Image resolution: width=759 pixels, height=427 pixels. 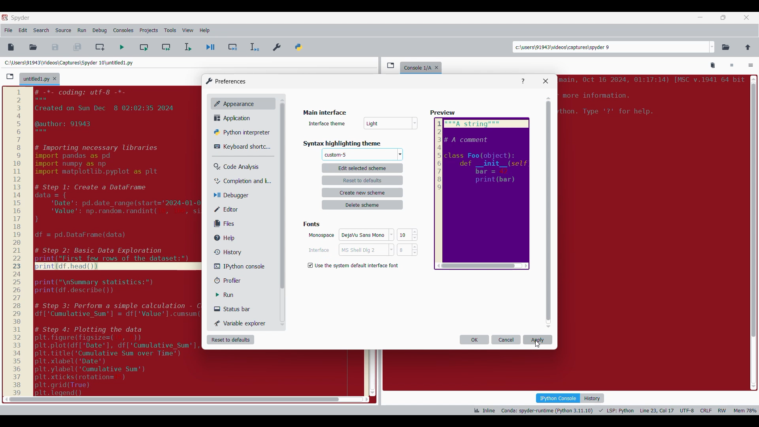 I want to click on History, so click(x=226, y=252).